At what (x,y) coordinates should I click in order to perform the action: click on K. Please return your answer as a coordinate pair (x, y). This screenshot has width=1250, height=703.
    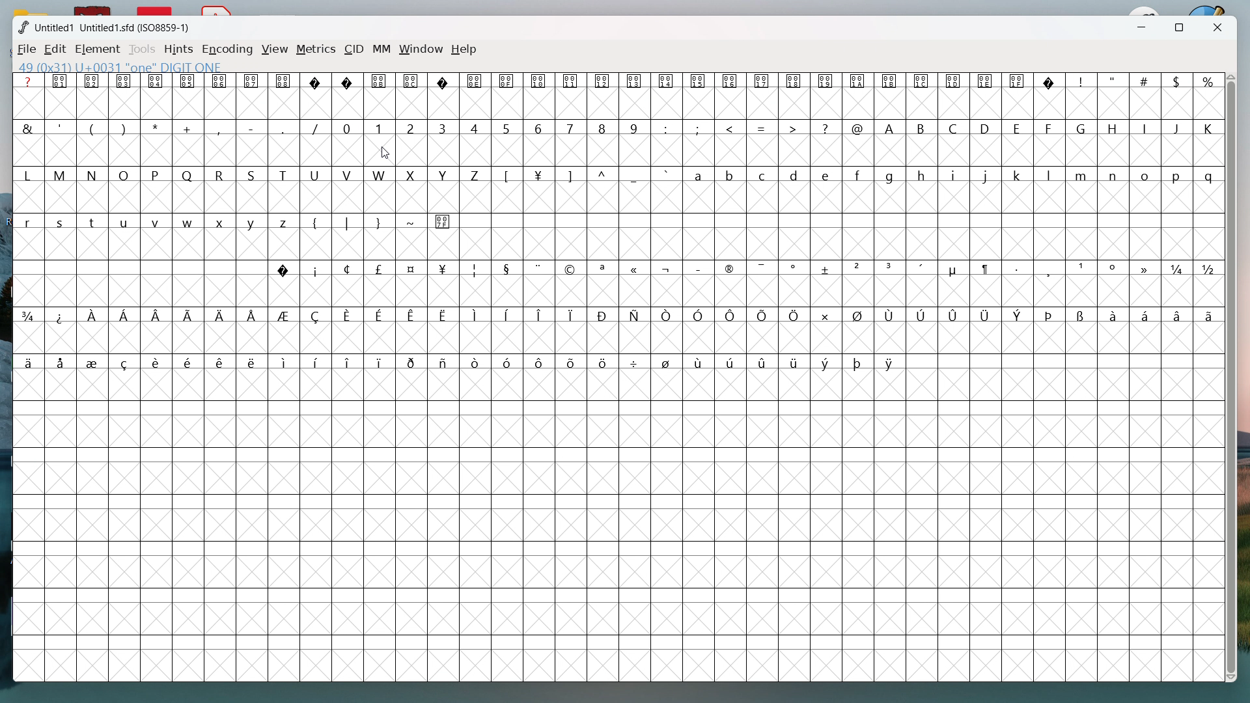
    Looking at the image, I should click on (1208, 128).